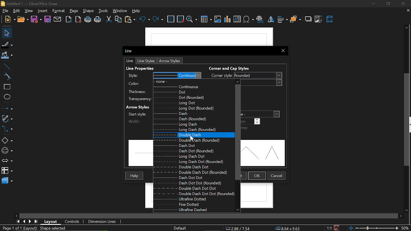  What do you see at coordinates (193, 124) in the screenshot?
I see `Long dash` at bounding box center [193, 124].